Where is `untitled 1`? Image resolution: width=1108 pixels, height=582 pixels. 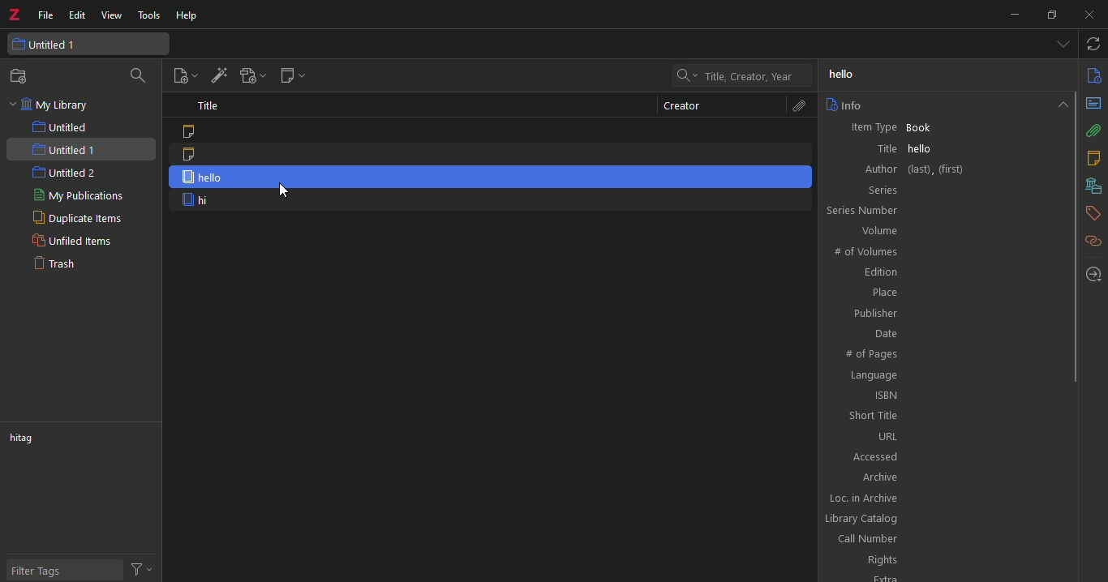
untitled 1 is located at coordinates (66, 149).